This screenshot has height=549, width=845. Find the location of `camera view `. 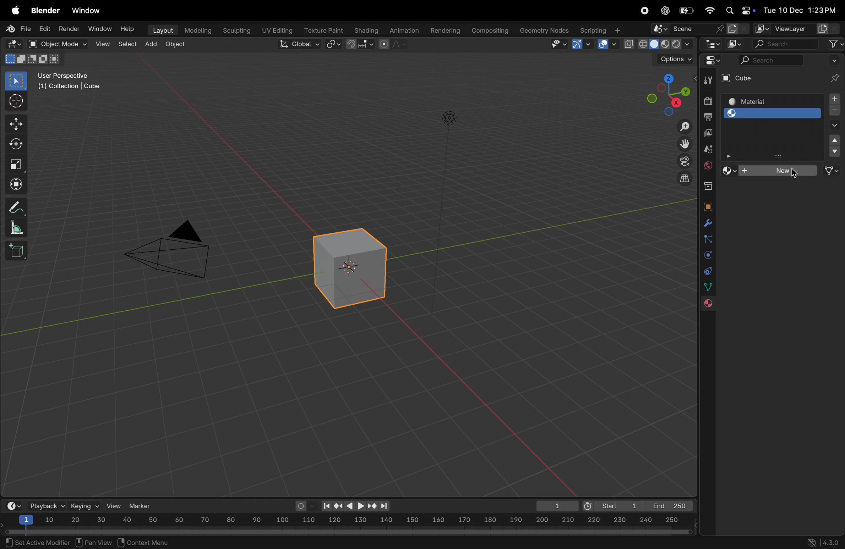

camera view  is located at coordinates (173, 247).